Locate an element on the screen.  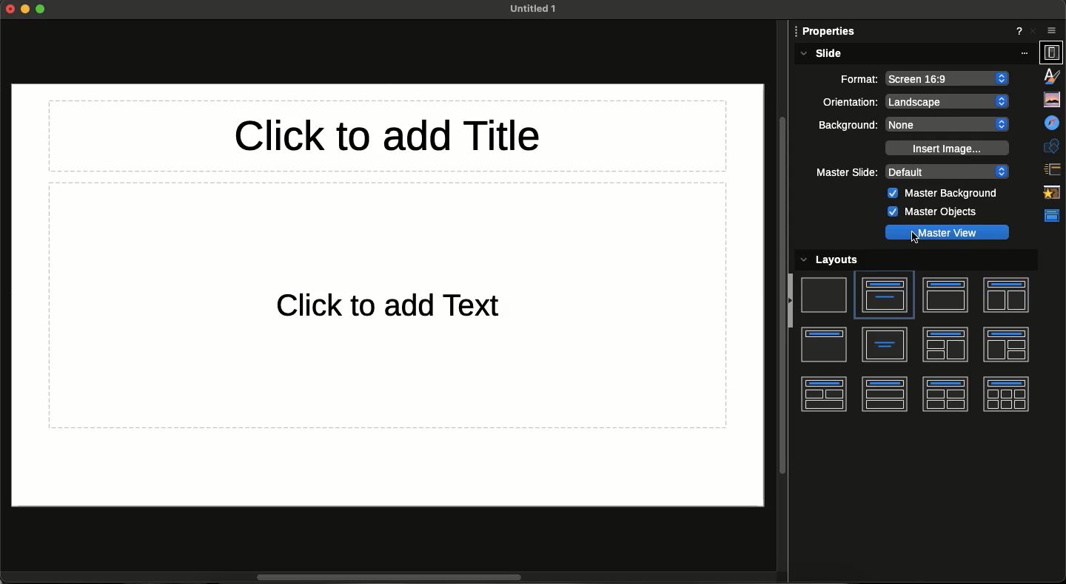
Screen 16:9 is located at coordinates (948, 79).